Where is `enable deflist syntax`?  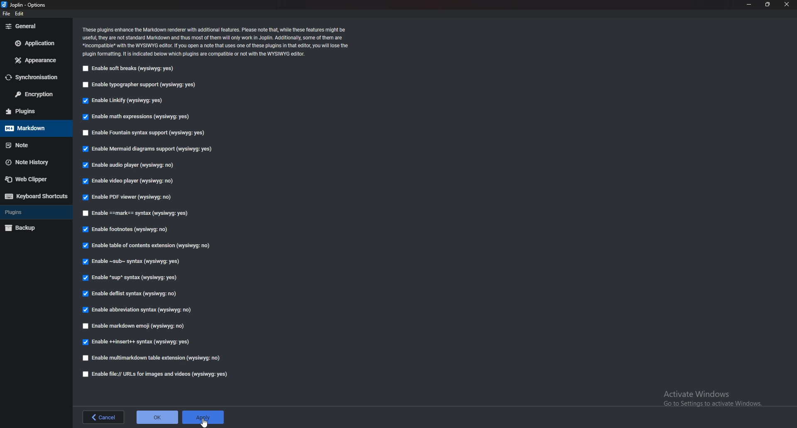
enable deflist syntax is located at coordinates (129, 294).